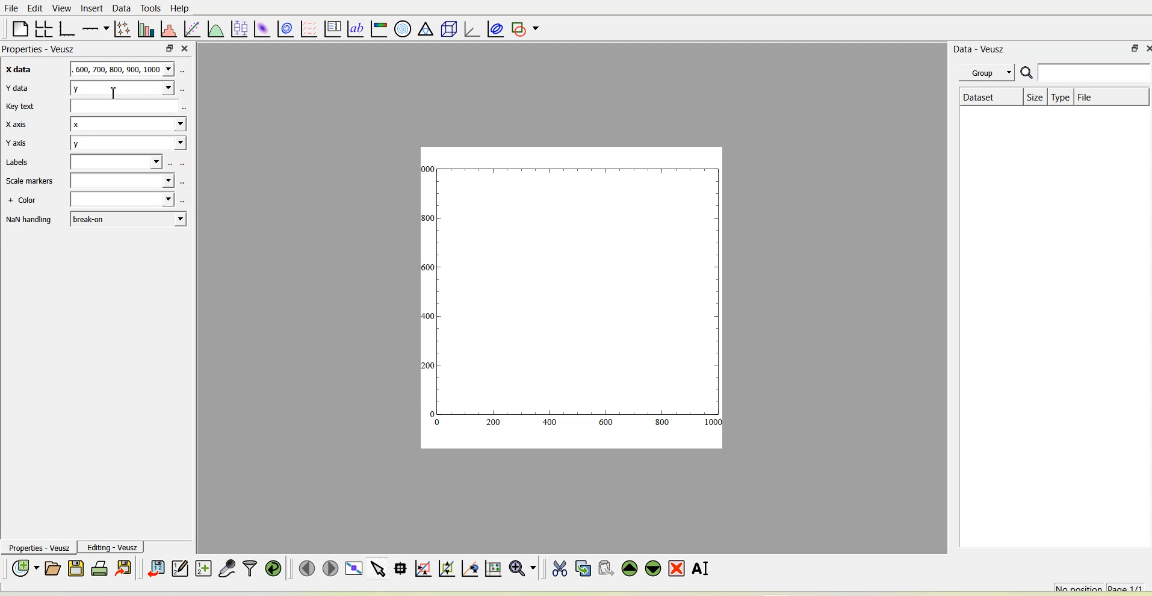 Image resolution: width=1152 pixels, height=596 pixels. What do you see at coordinates (18, 142) in the screenshot?
I see `Y axis` at bounding box center [18, 142].